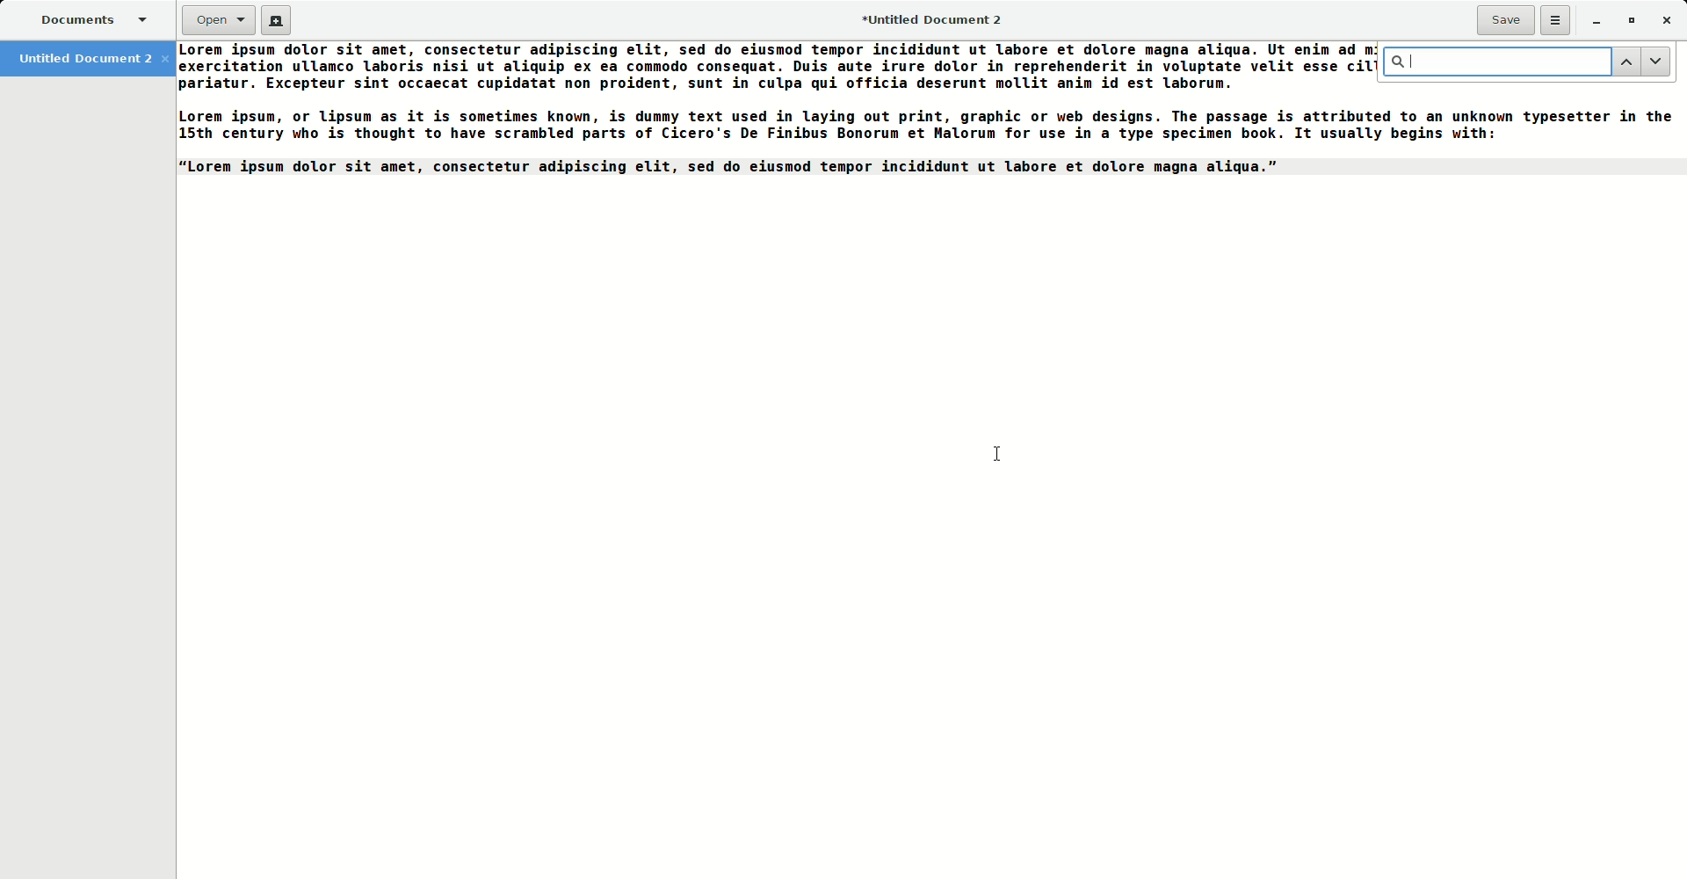 Image resolution: width=1687 pixels, height=879 pixels. What do you see at coordinates (771, 111) in the screenshot?
I see `Paragraphs` at bounding box center [771, 111].